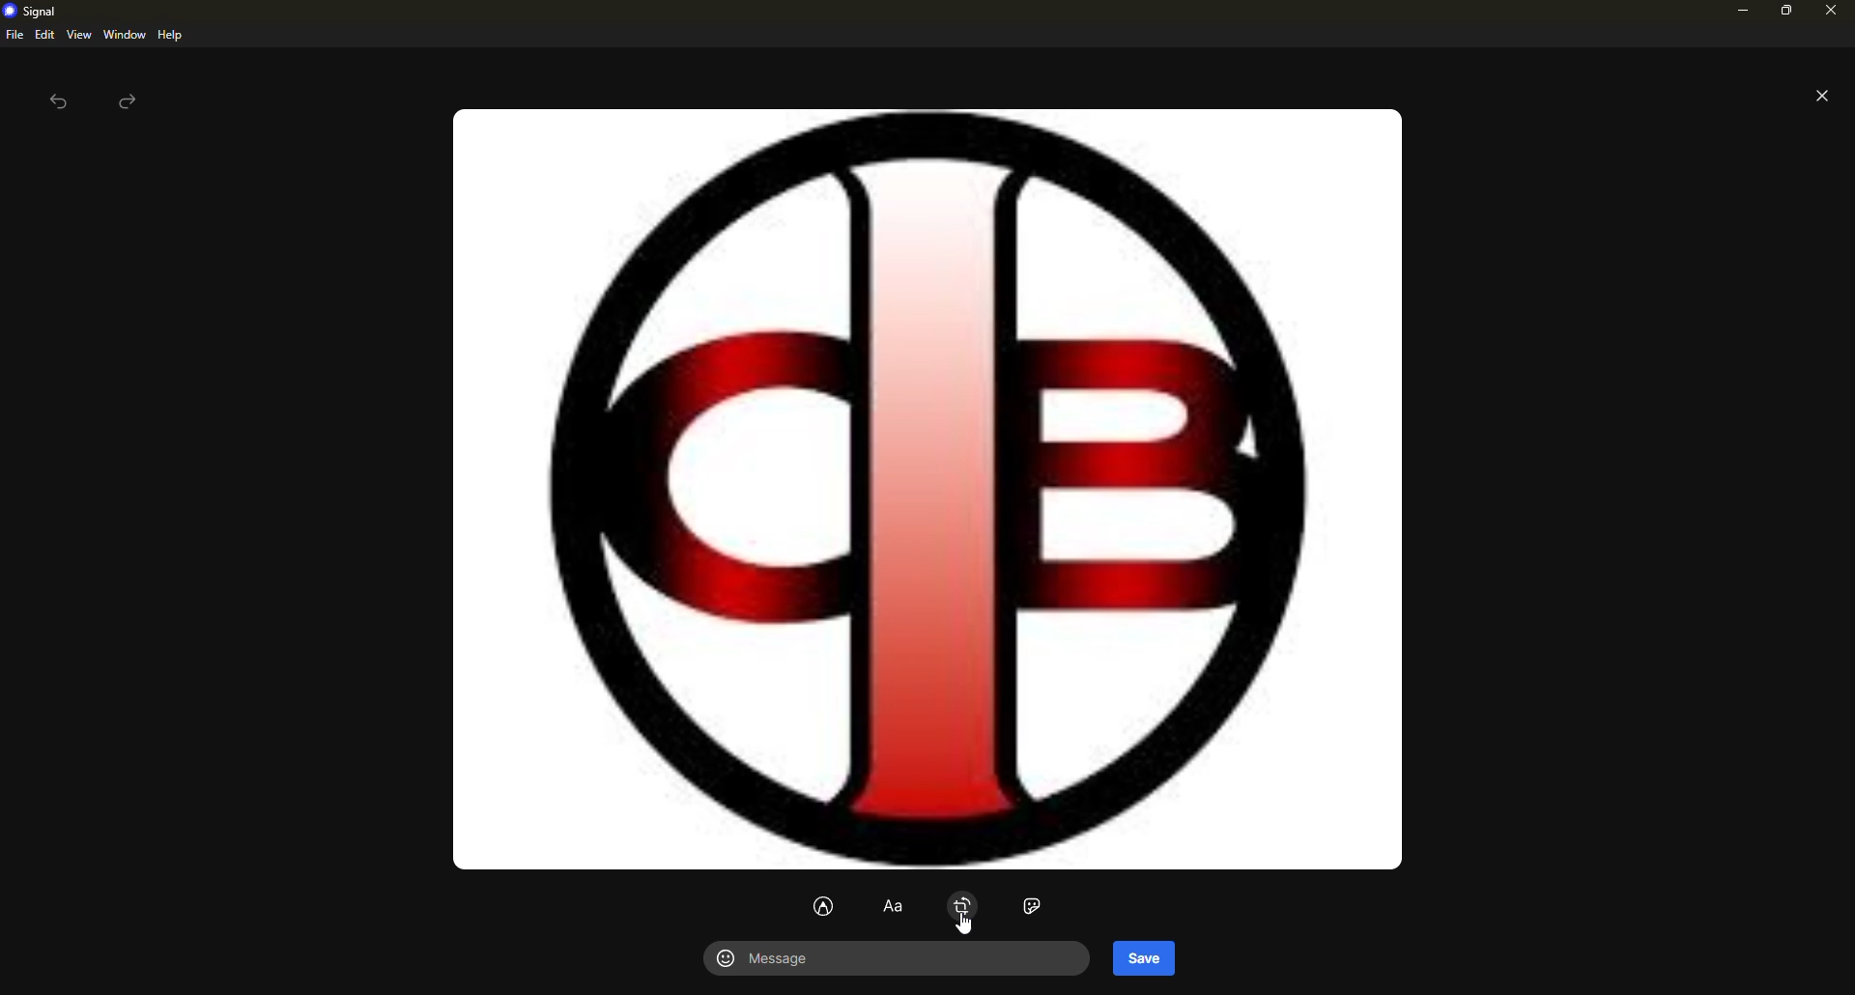  Describe the element at coordinates (13, 36) in the screenshot. I see `file` at that location.